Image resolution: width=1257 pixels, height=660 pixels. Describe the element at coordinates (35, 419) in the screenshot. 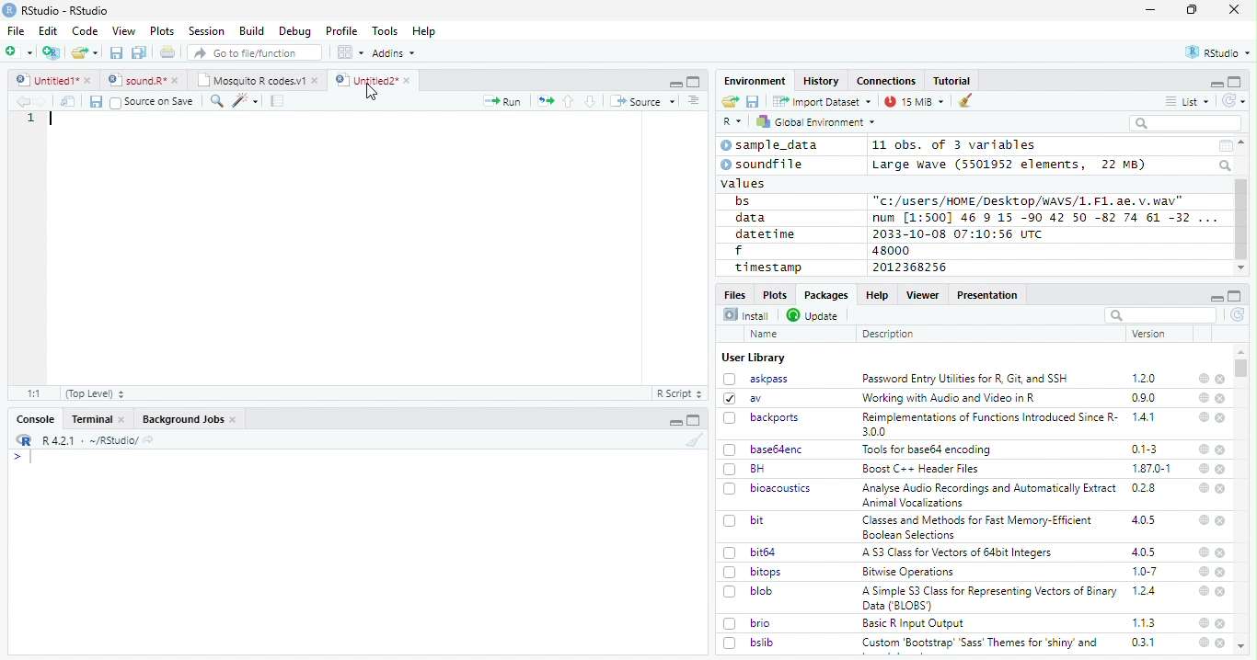

I see `Console` at that location.